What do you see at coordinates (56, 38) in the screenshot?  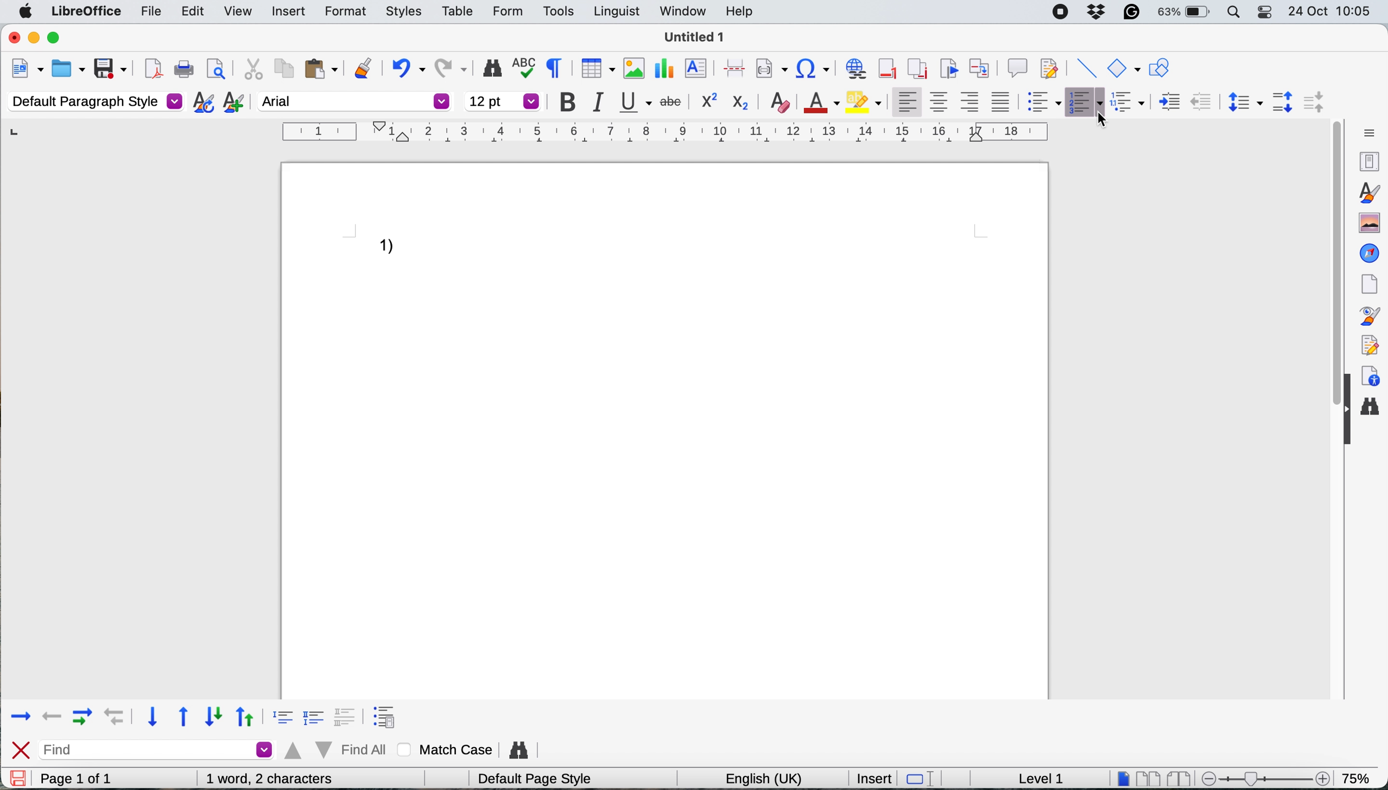 I see `maximise` at bounding box center [56, 38].